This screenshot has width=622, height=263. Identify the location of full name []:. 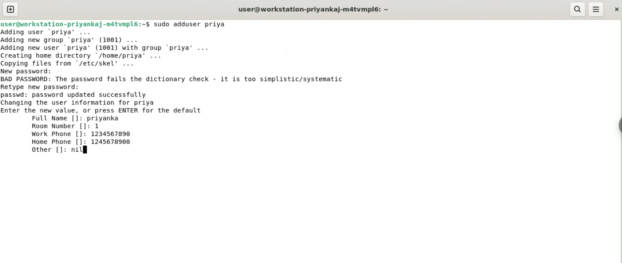
(55, 118).